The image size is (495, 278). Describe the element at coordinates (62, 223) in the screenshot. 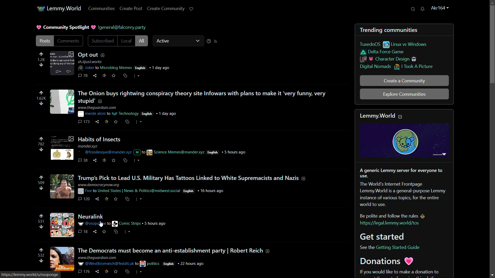

I see `image` at that location.